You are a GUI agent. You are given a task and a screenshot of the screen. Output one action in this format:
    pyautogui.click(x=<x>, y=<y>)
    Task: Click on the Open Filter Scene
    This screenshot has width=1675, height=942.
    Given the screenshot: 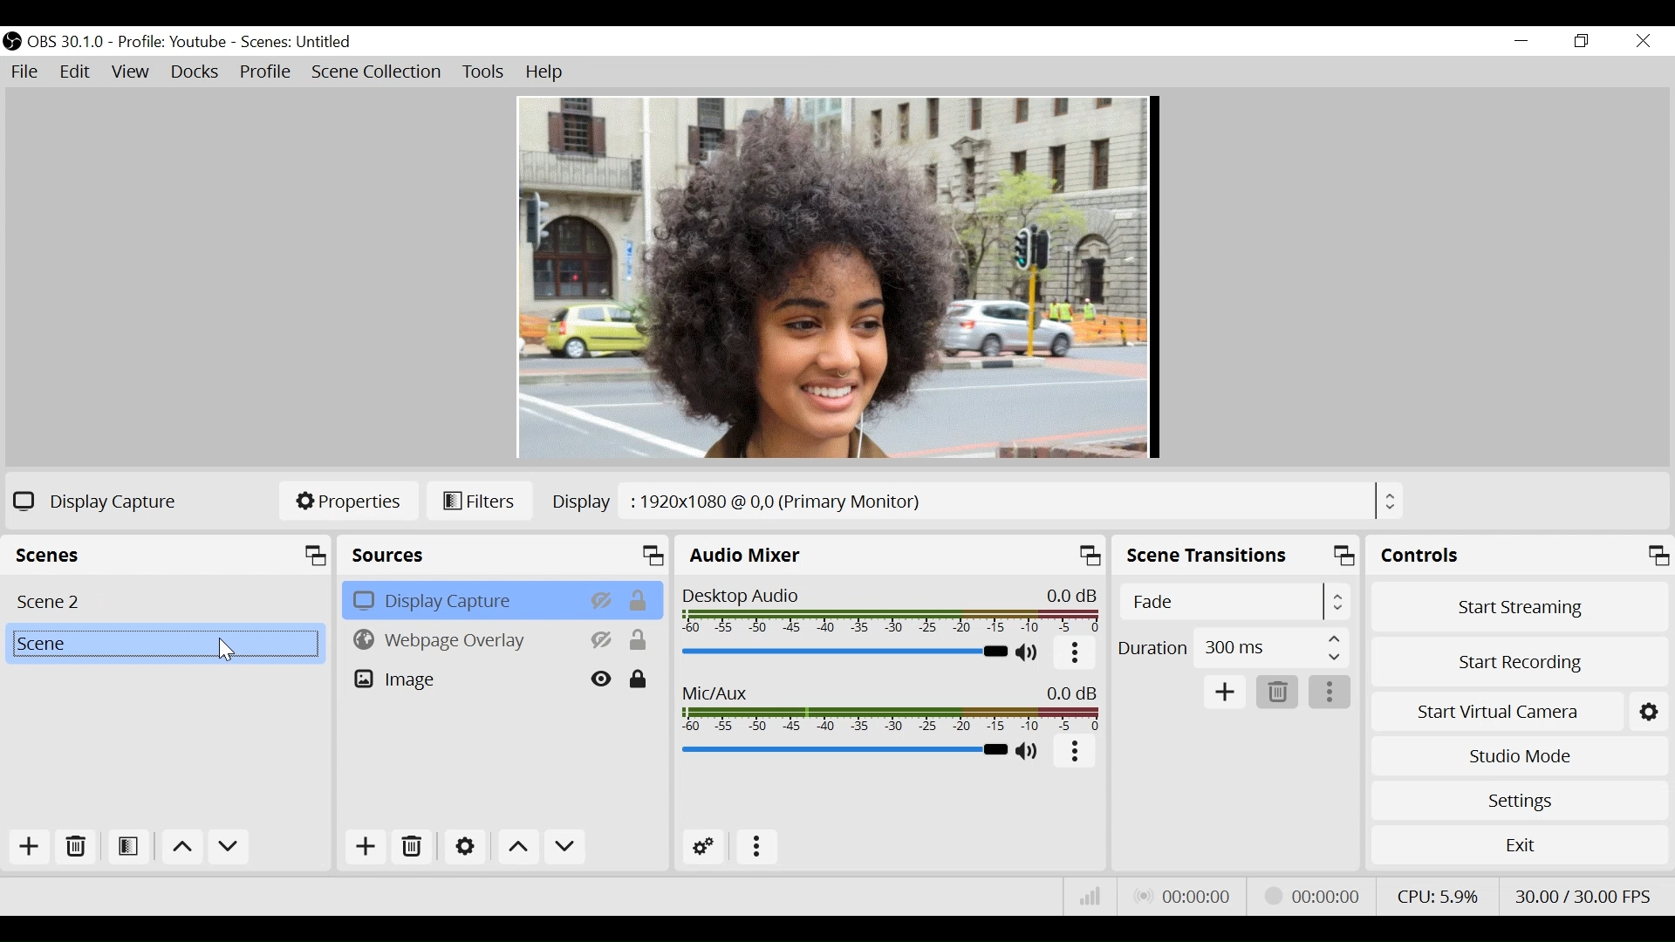 What is the action you would take?
    pyautogui.click(x=130, y=847)
    